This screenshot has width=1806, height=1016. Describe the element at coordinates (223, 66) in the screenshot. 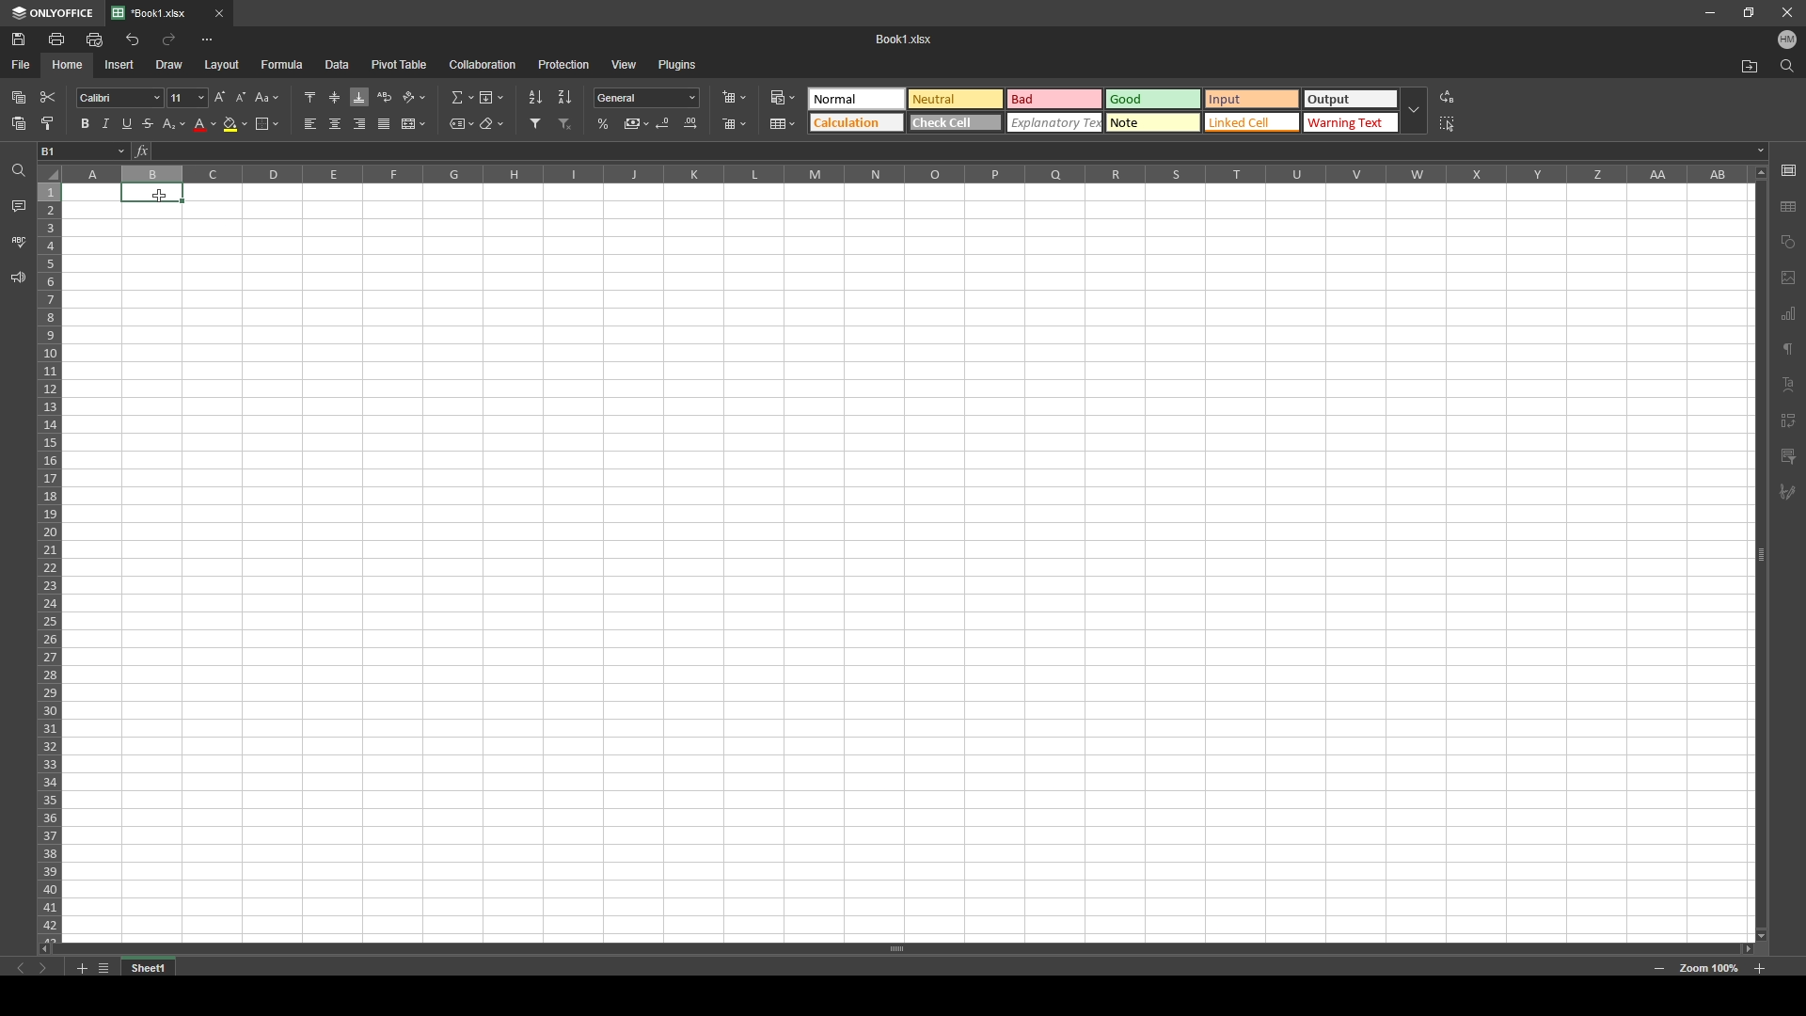

I see `layout` at that location.